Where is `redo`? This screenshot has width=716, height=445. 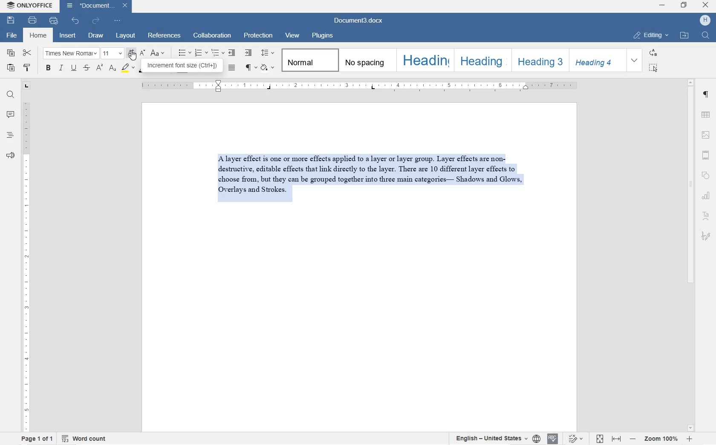
redo is located at coordinates (96, 21).